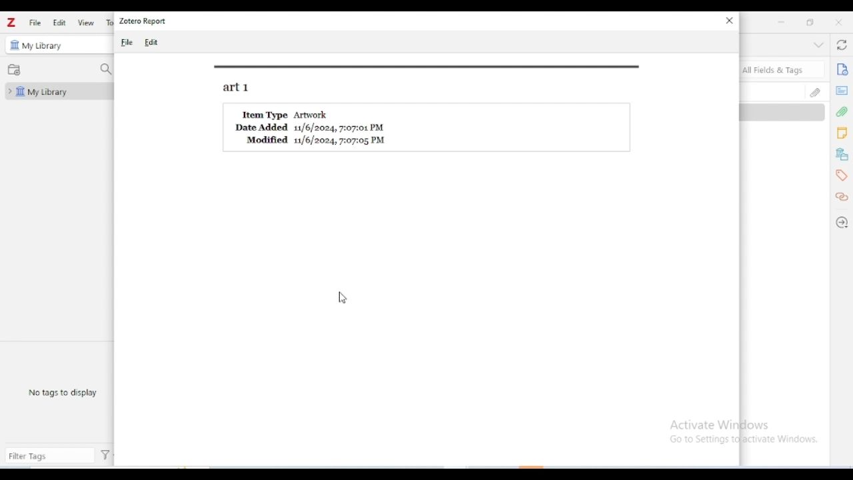 The image size is (853, 480). I want to click on Date Added 11/6/2024, 7:07:01 PM, so click(311, 128).